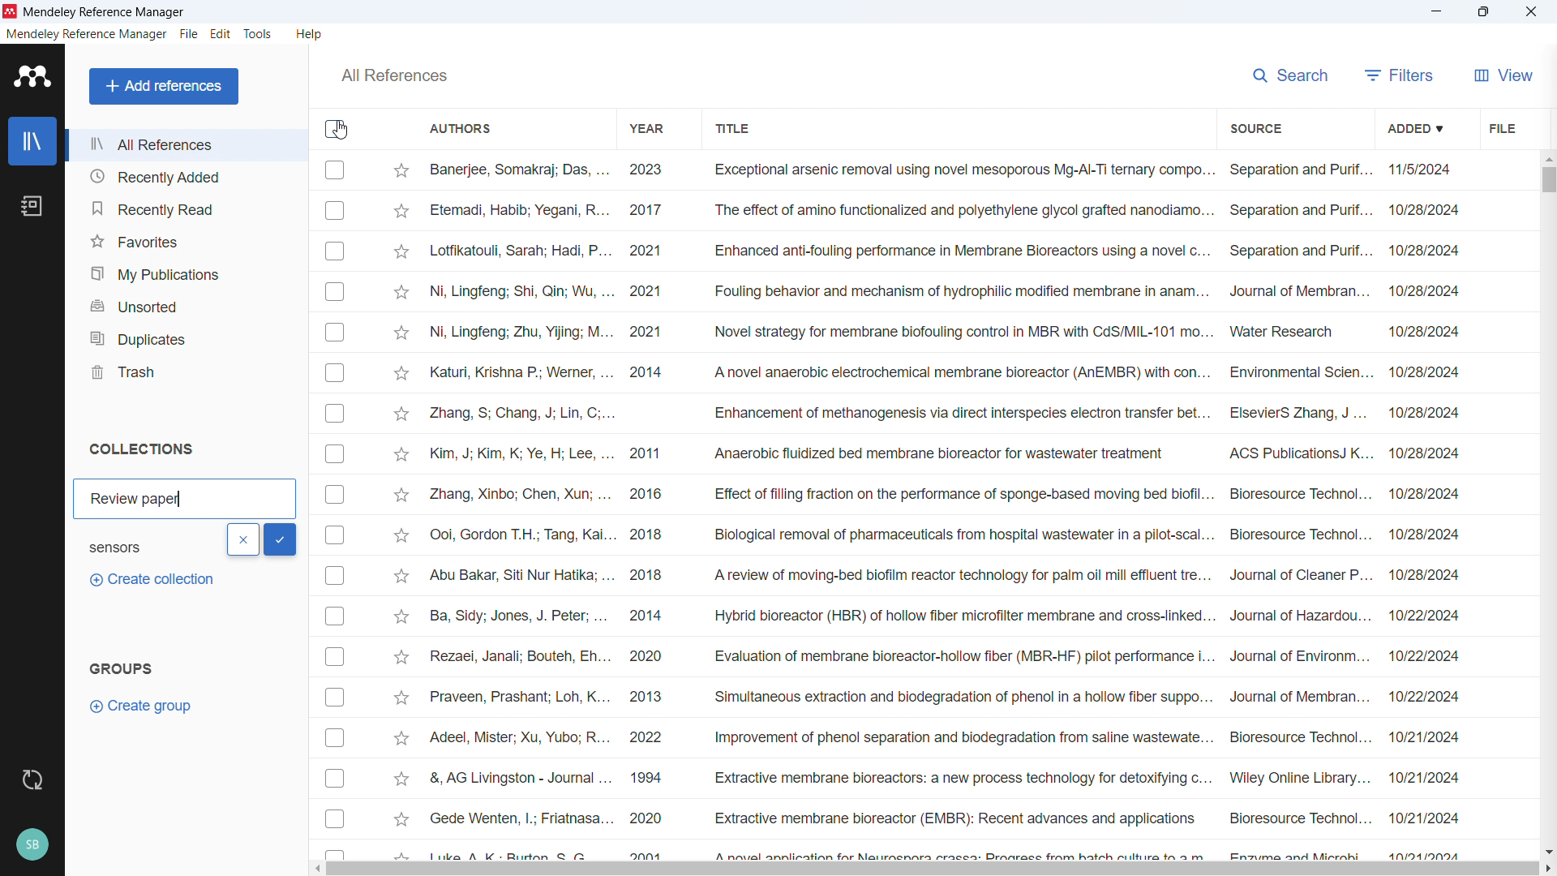 The height and width of the screenshot is (876, 1557). Describe the element at coordinates (138, 499) in the screenshot. I see `Review paper` at that location.